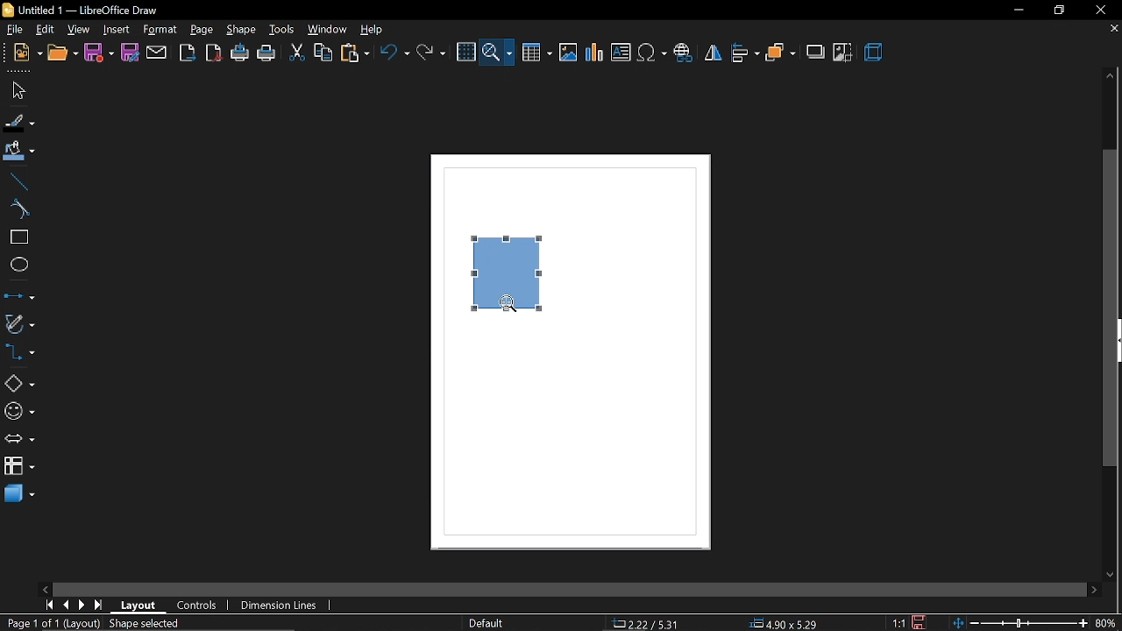 This screenshot has height=631, width=1122. What do you see at coordinates (12, 28) in the screenshot?
I see `file` at bounding box center [12, 28].